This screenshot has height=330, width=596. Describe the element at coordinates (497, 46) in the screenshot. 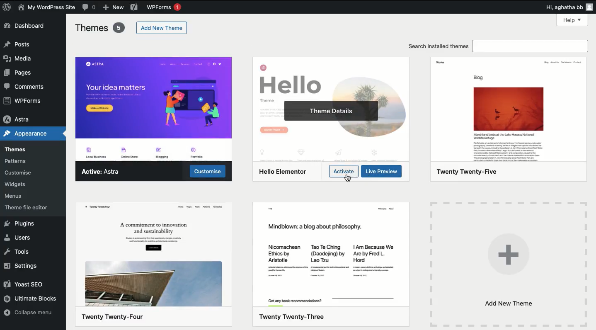

I see `Search installed themes` at that location.